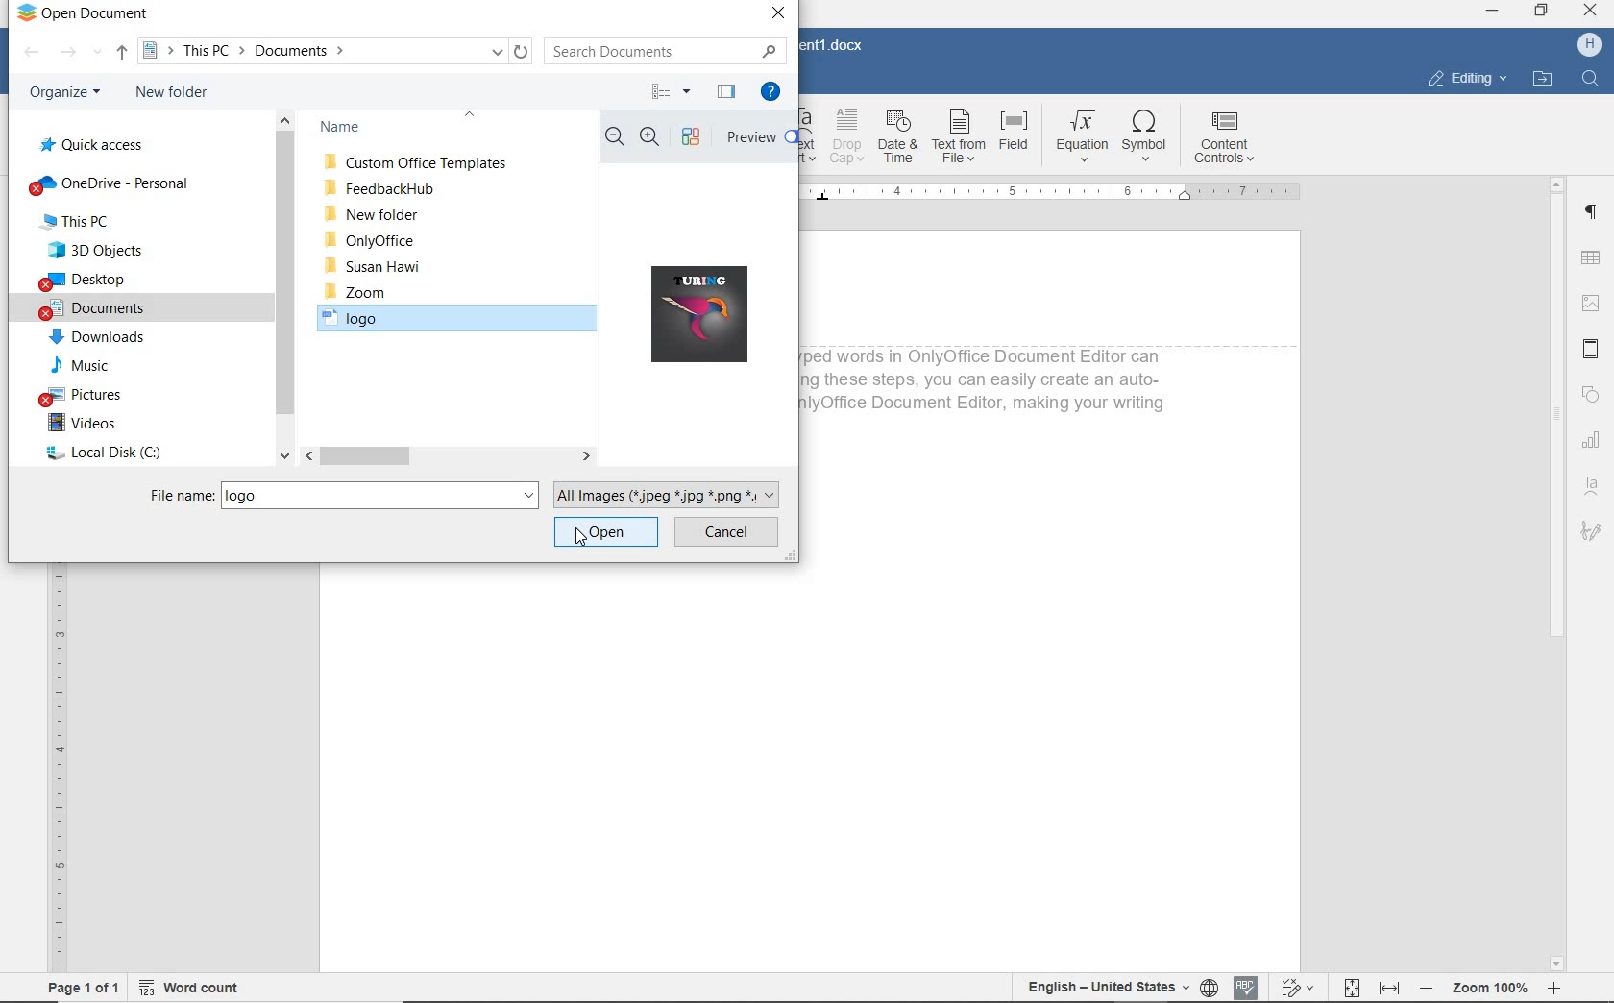 The width and height of the screenshot is (1614, 1003). What do you see at coordinates (1487, 989) in the screenshot?
I see `Zoom` at bounding box center [1487, 989].